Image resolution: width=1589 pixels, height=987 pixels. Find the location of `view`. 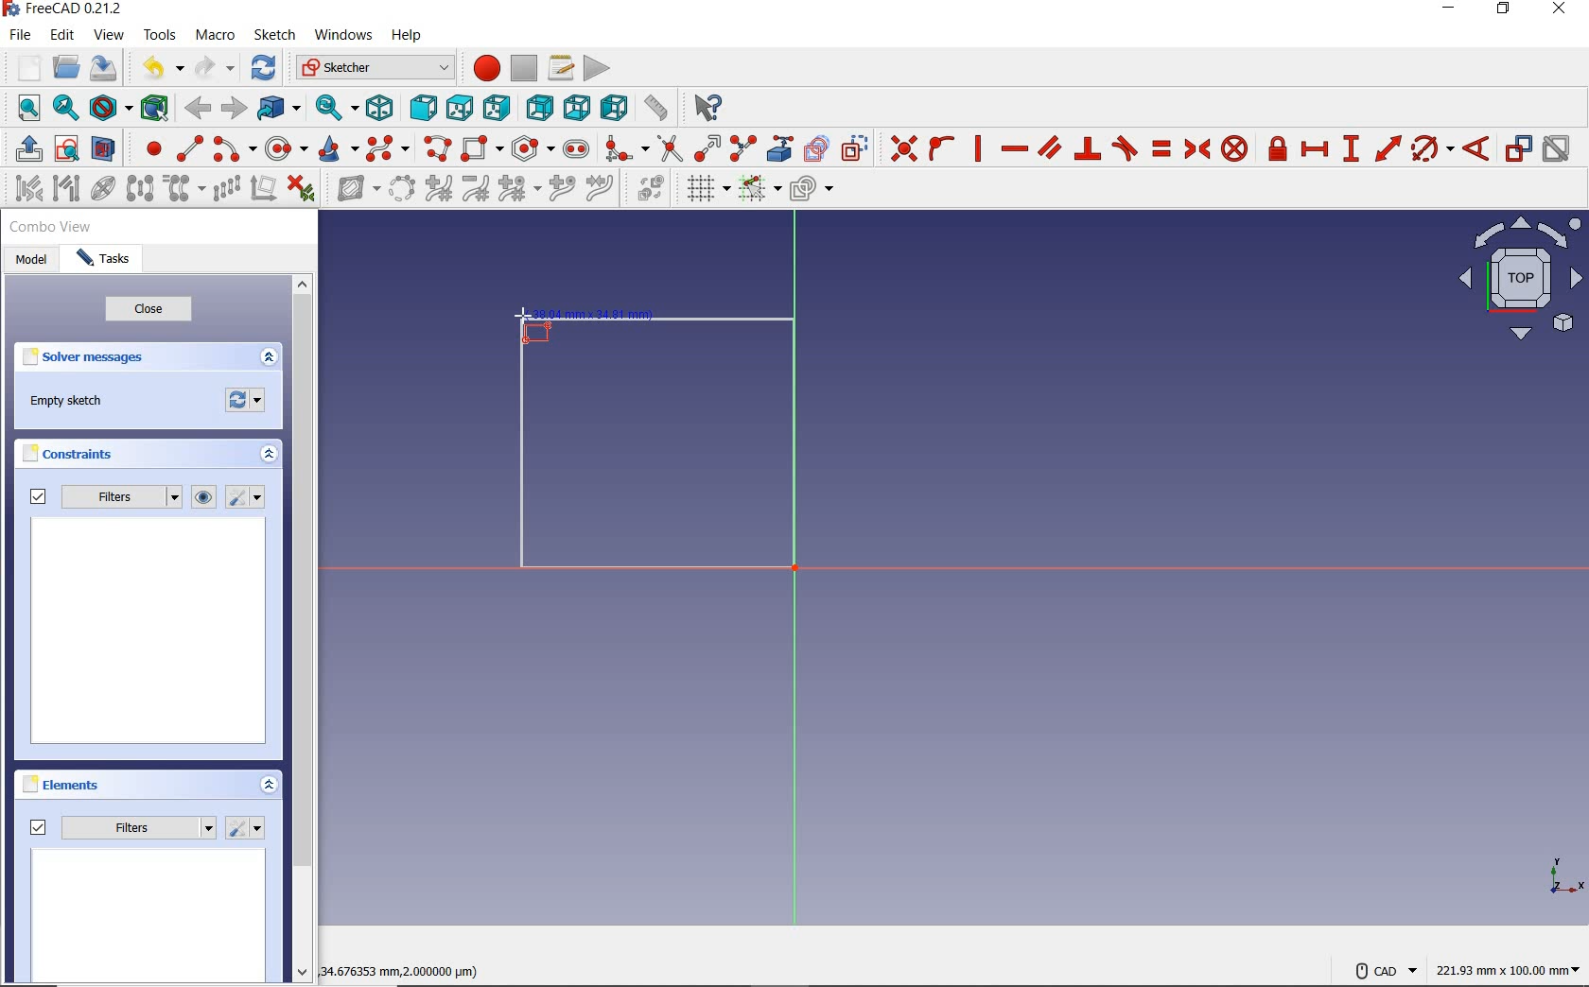

view is located at coordinates (110, 35).